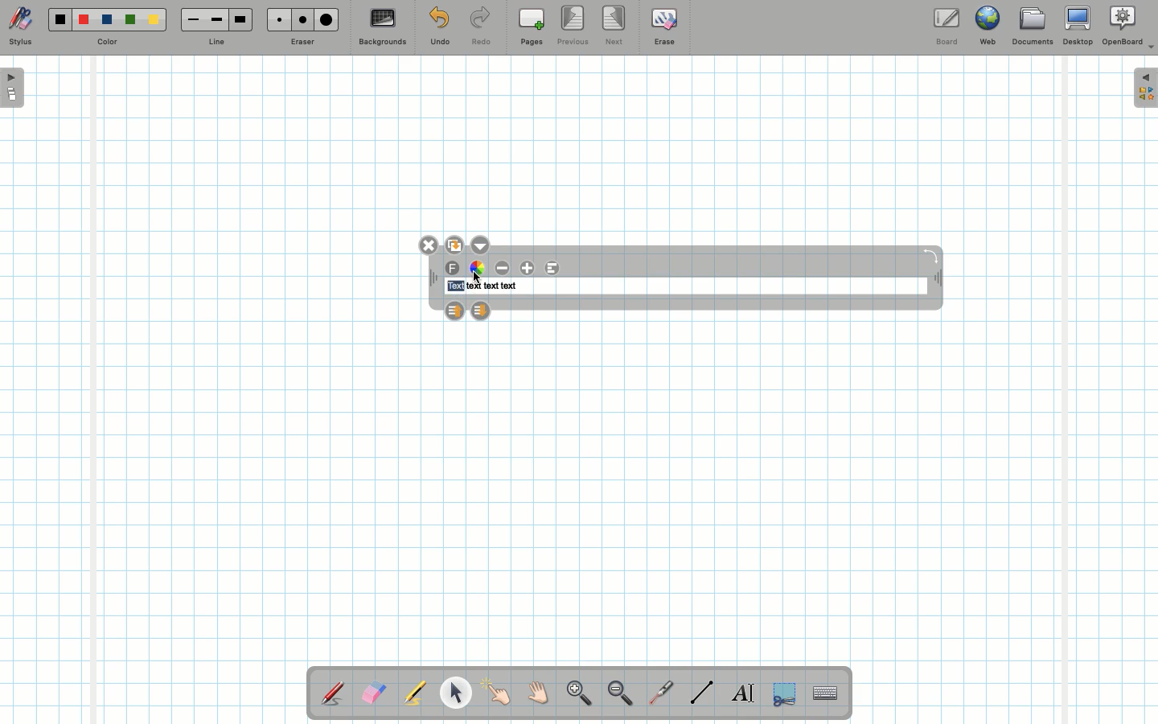 This screenshot has height=724, width=1158. I want to click on Text input, so click(826, 689).